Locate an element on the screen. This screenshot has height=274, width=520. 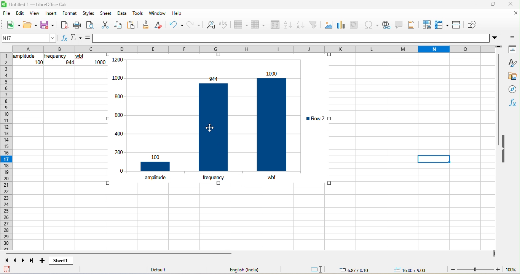
check spelling is located at coordinates (224, 25).